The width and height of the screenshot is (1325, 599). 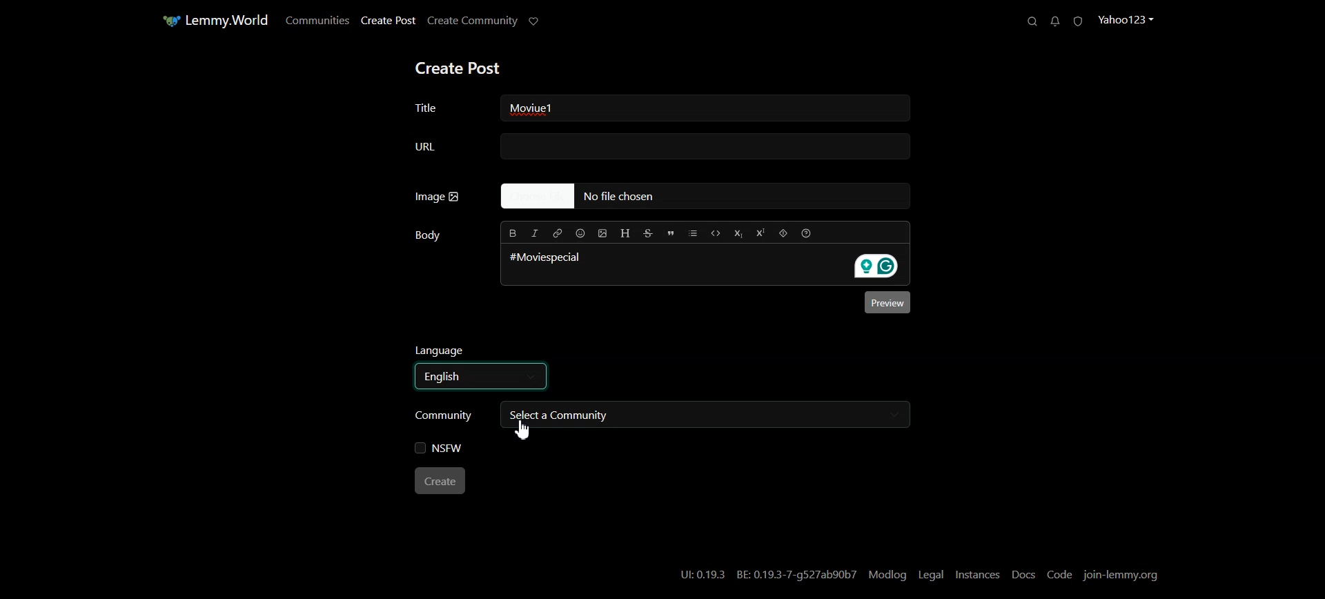 What do you see at coordinates (581, 233) in the screenshot?
I see `Insert Emoji` at bounding box center [581, 233].